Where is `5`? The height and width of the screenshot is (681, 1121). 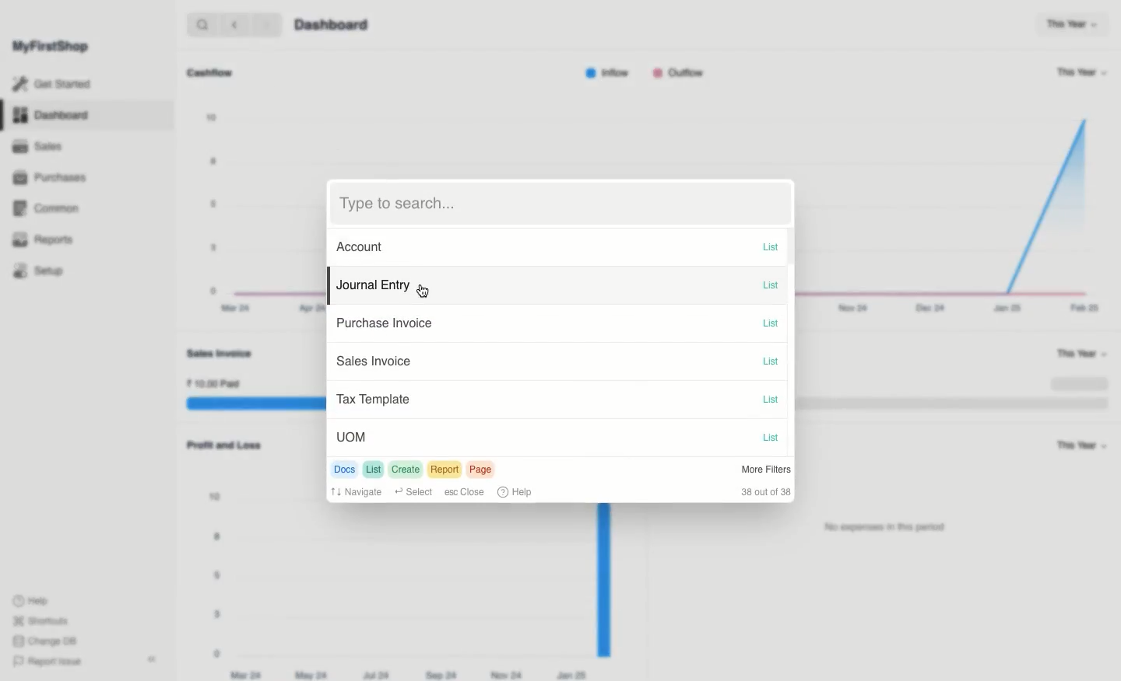
5 is located at coordinates (216, 577).